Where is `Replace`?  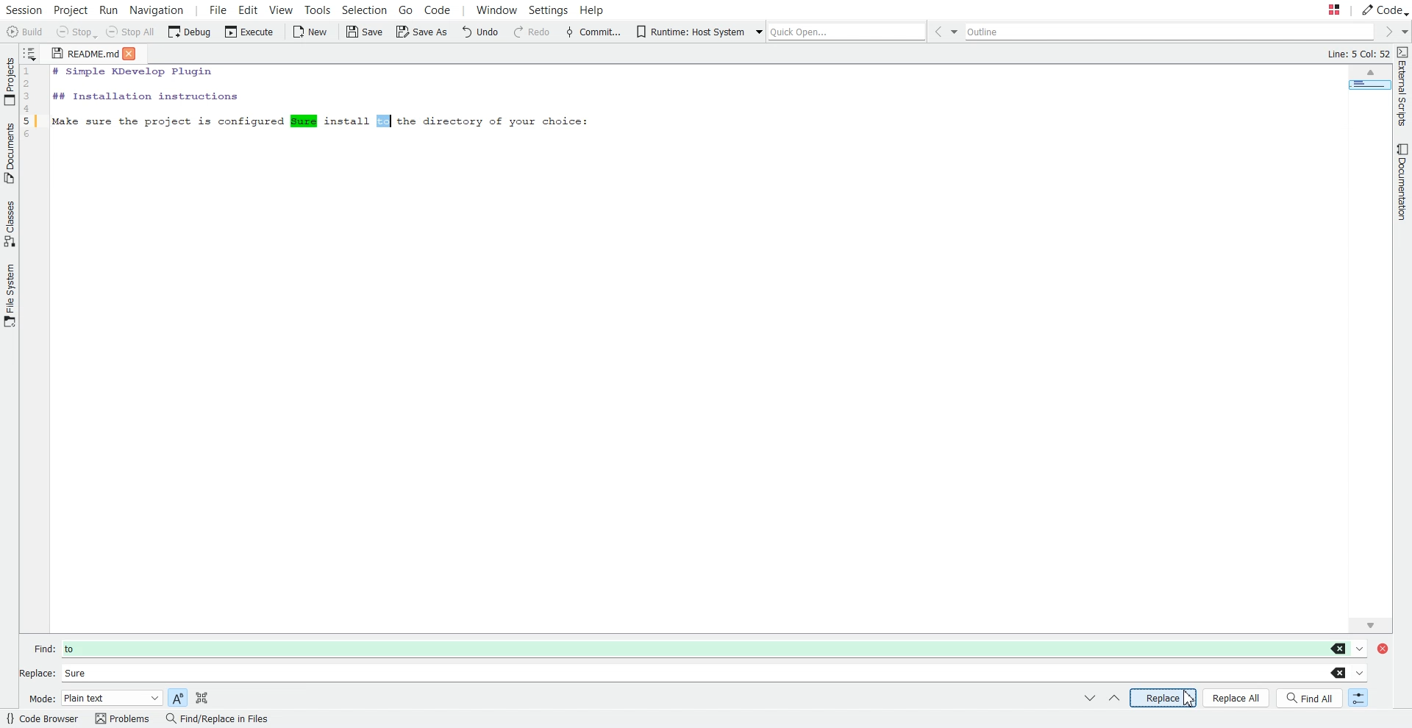 Replace is located at coordinates (1163, 697).